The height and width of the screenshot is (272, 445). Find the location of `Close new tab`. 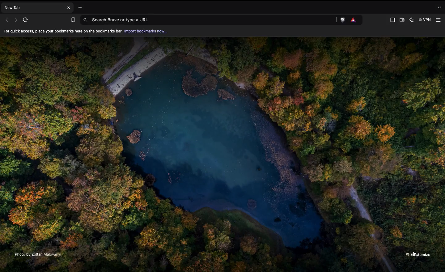

Close new tab is located at coordinates (69, 8).